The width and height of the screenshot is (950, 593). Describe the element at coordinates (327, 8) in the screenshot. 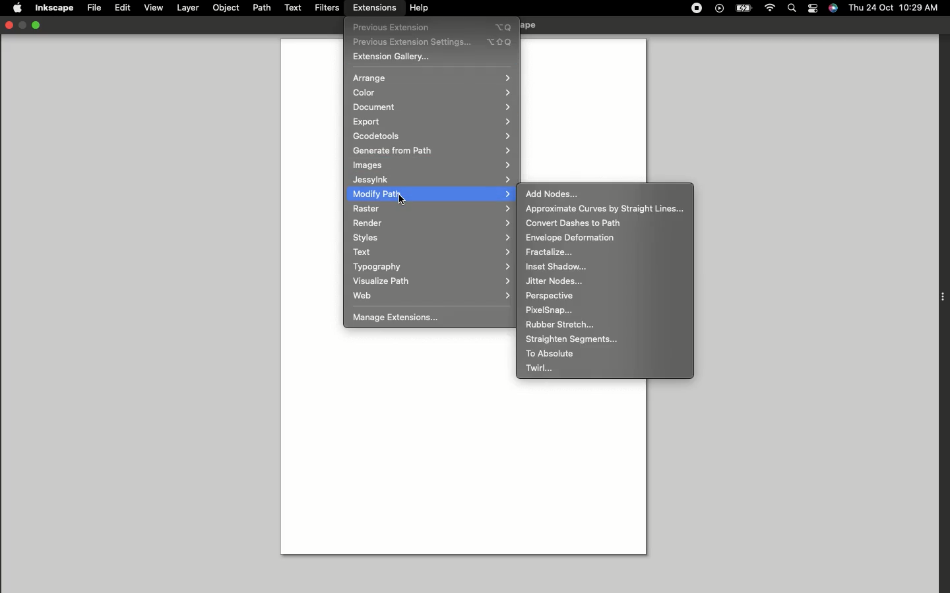

I see `Filters` at that location.